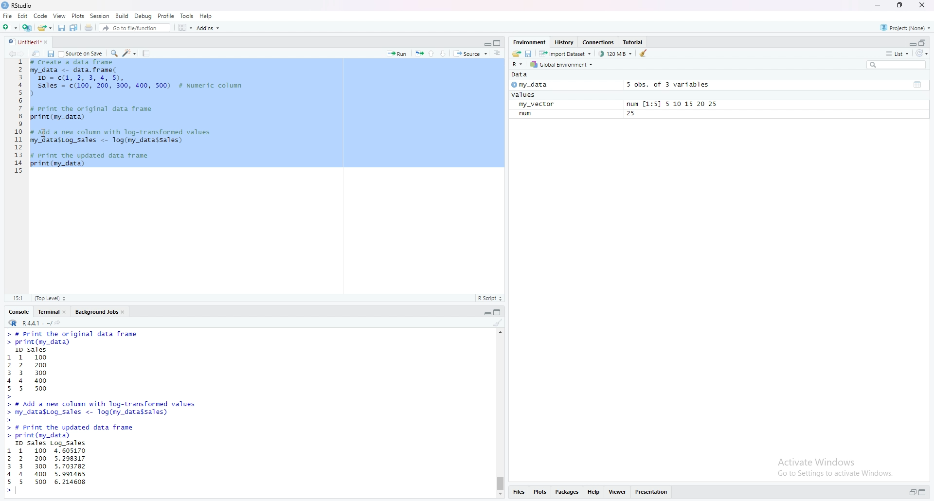 This screenshot has width=934, height=501. I want to click on list, so click(895, 55).